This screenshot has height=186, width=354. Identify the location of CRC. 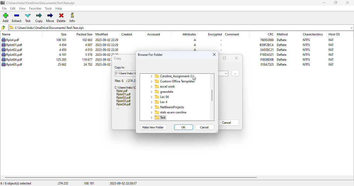
(267, 45).